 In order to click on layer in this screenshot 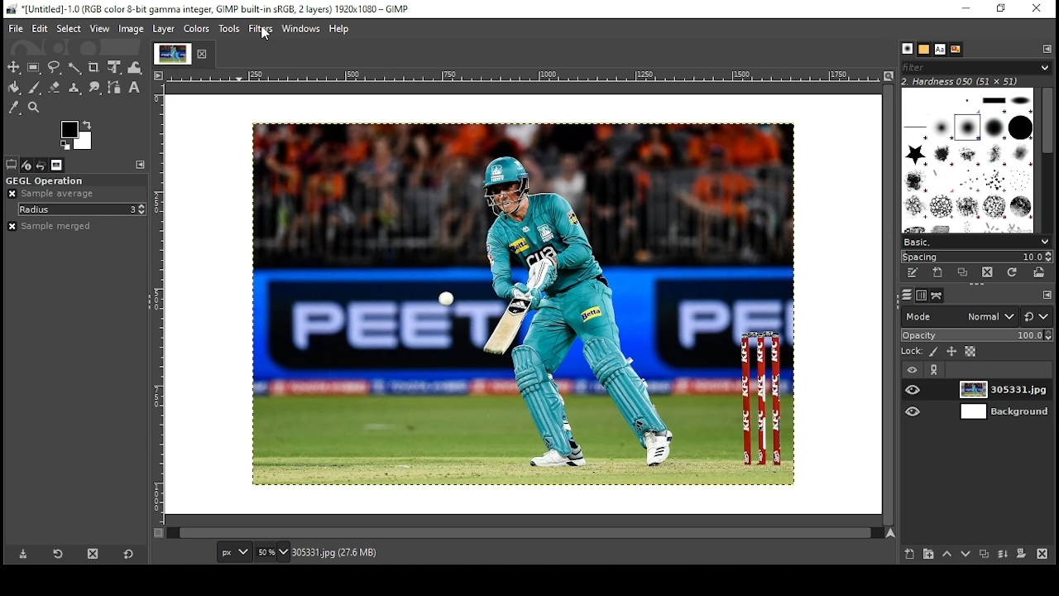, I will do `click(165, 29)`.